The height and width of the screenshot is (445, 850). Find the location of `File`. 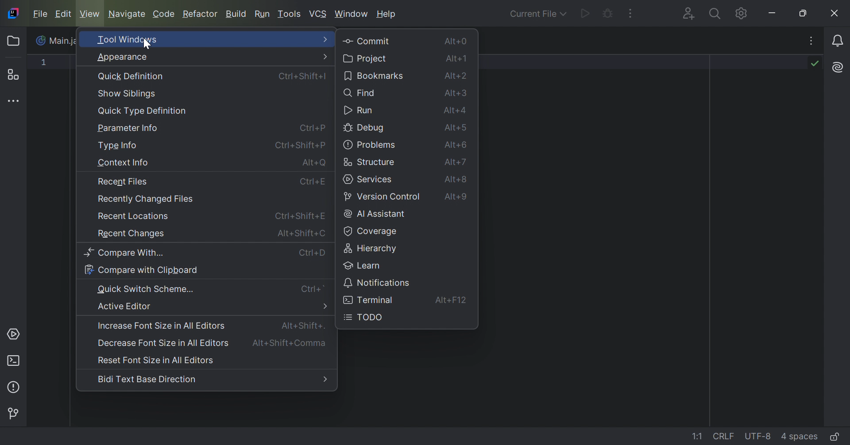

File is located at coordinates (39, 13).